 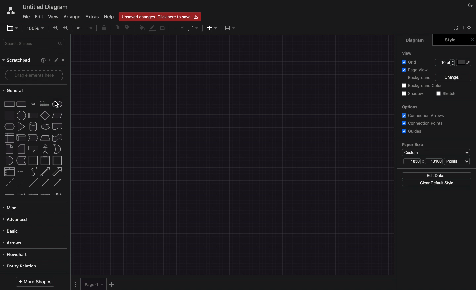 What do you see at coordinates (437, 175) in the screenshot?
I see `Edit data` at bounding box center [437, 175].